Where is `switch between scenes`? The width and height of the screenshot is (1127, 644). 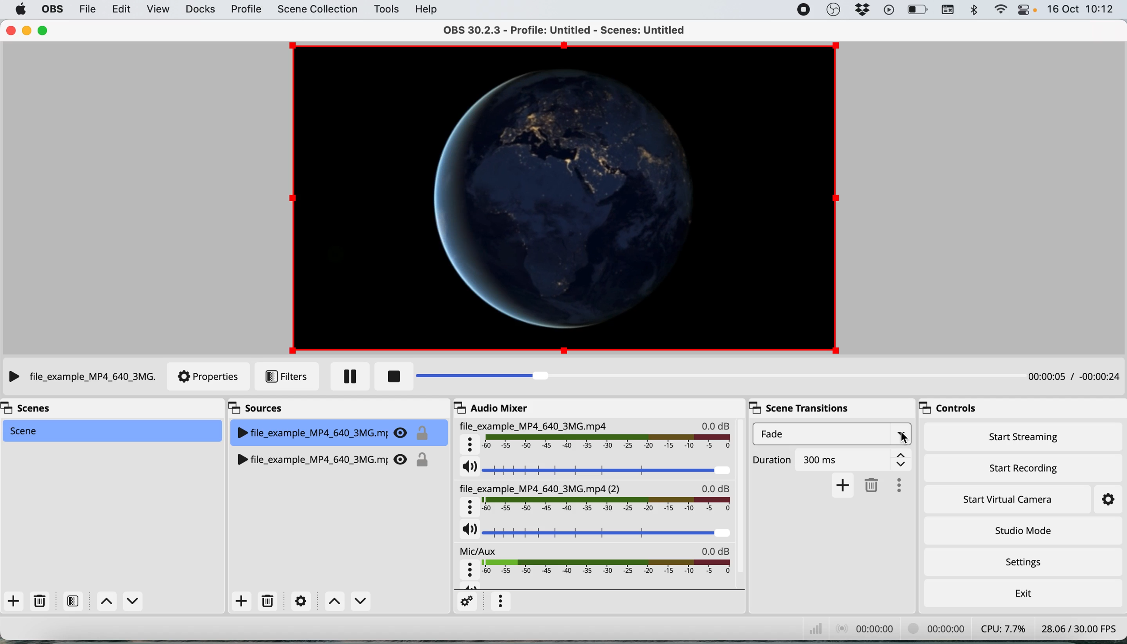
switch between scenes is located at coordinates (106, 602).